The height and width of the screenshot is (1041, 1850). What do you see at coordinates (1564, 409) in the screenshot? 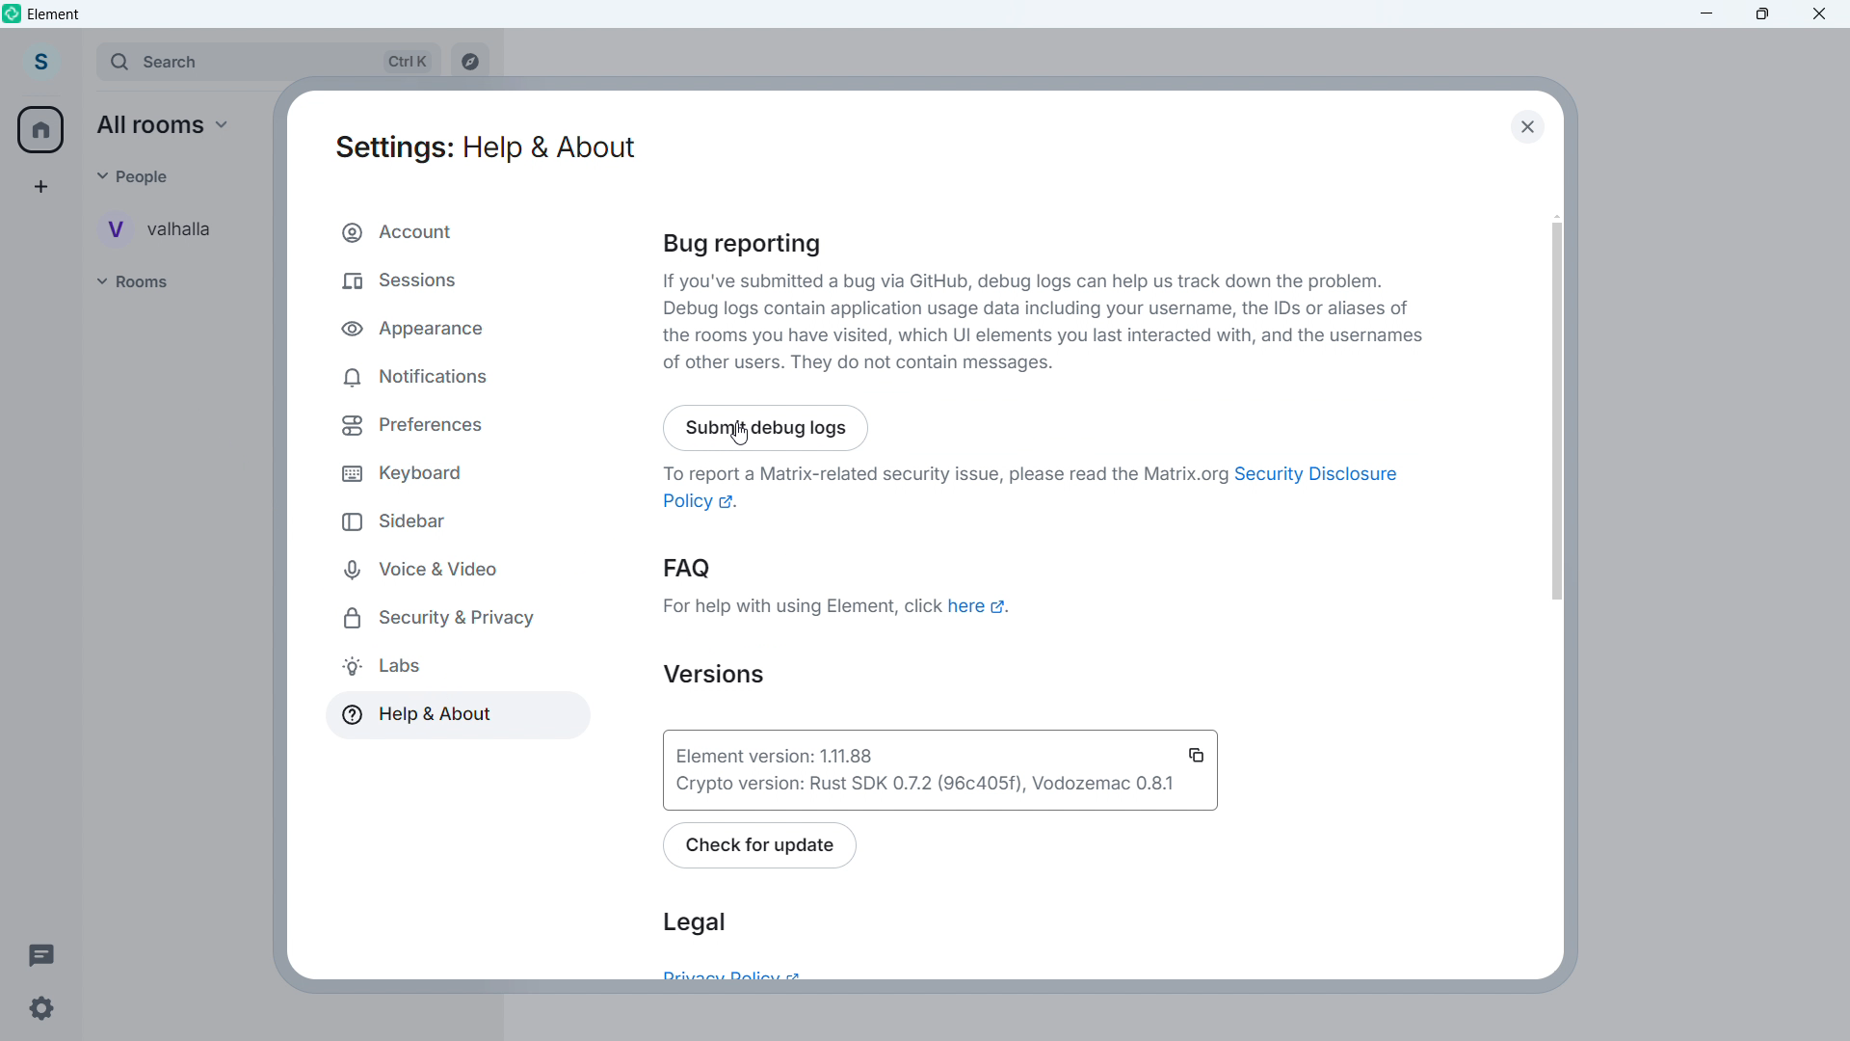
I see `scroll bar` at bounding box center [1564, 409].